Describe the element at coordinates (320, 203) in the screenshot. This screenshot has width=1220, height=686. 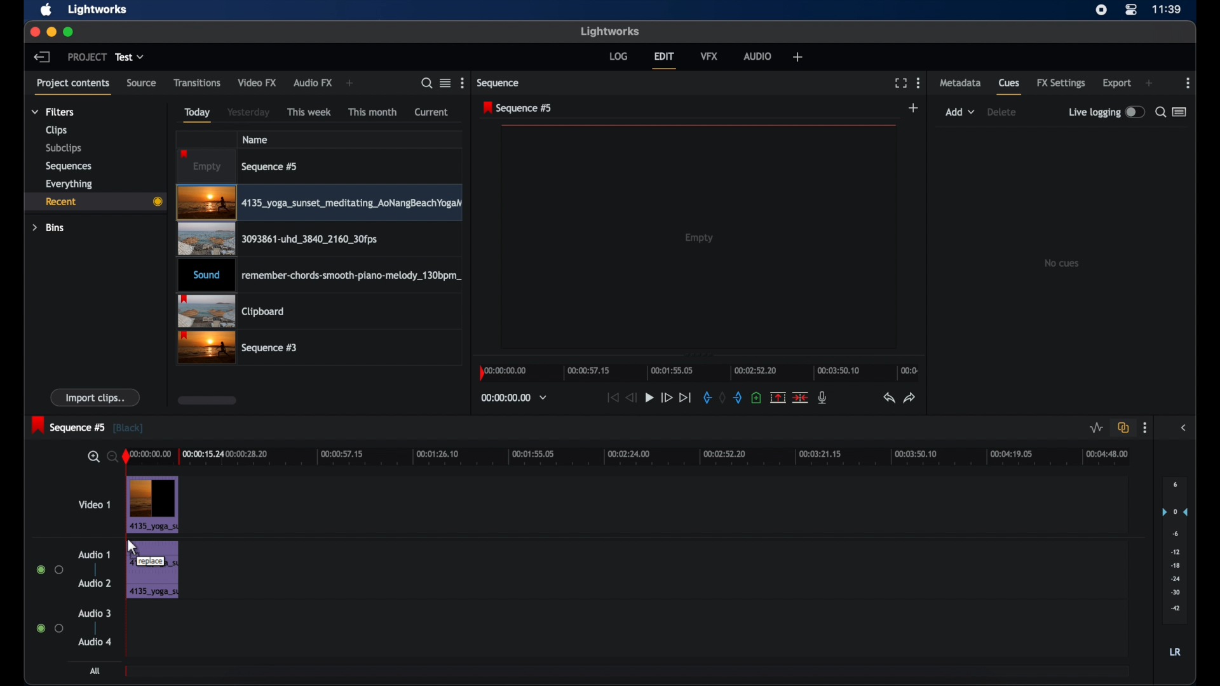
I see `video clip` at that location.